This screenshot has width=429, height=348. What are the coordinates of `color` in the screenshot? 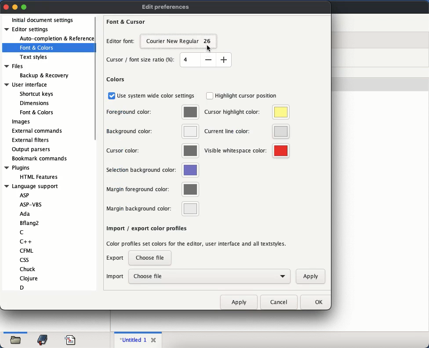 It's located at (281, 131).